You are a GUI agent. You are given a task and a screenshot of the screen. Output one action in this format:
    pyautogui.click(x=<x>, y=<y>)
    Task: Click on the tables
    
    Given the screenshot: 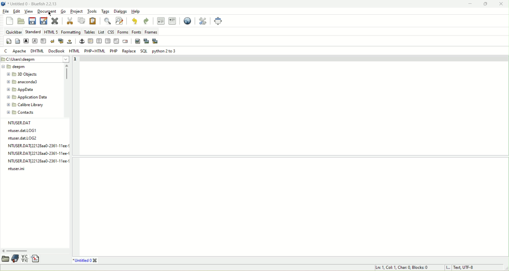 What is the action you would take?
    pyautogui.click(x=90, y=32)
    